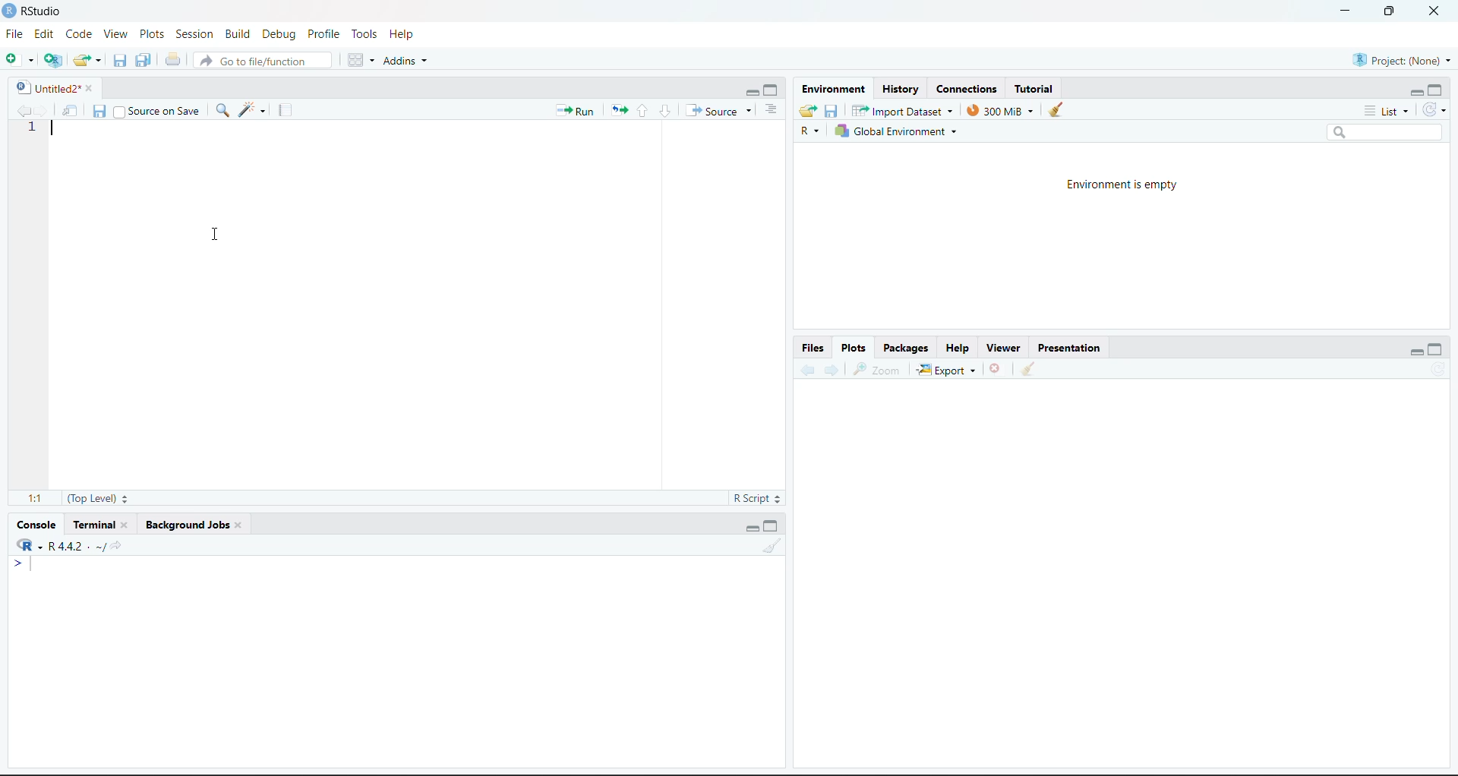 The image size is (1458, 776). What do you see at coordinates (617, 112) in the screenshot?
I see `re run the previous code` at bounding box center [617, 112].